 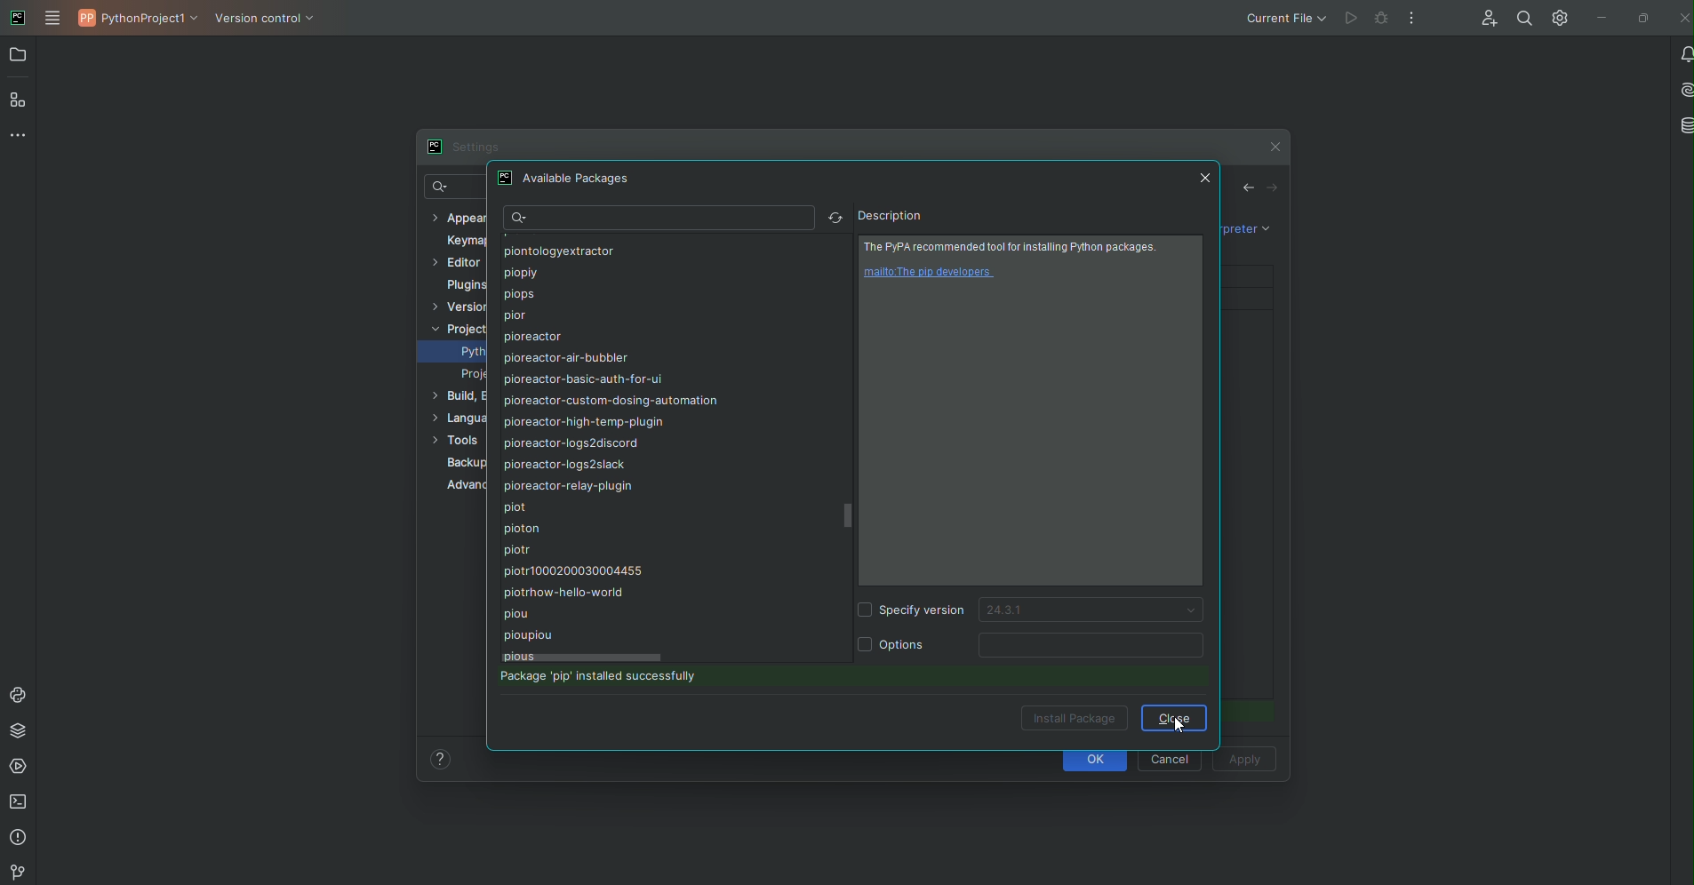 I want to click on Close, so click(x=1207, y=179).